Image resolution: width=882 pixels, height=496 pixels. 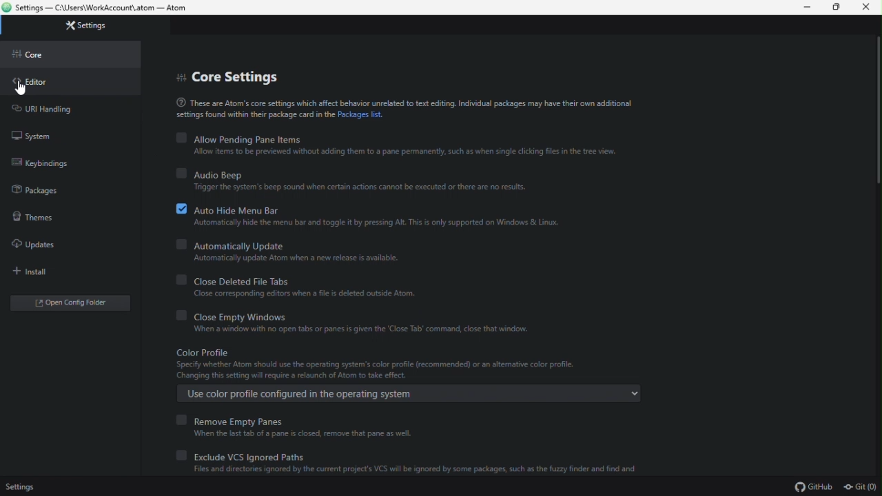 I want to click on Automatically update Atom when a new release is available., so click(x=300, y=260).